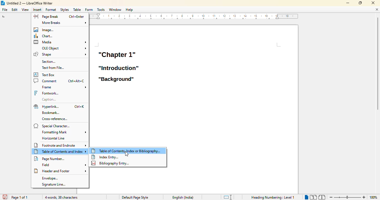 This screenshot has width=380, height=200. Describe the element at coordinates (89, 10) in the screenshot. I see `form` at that location.